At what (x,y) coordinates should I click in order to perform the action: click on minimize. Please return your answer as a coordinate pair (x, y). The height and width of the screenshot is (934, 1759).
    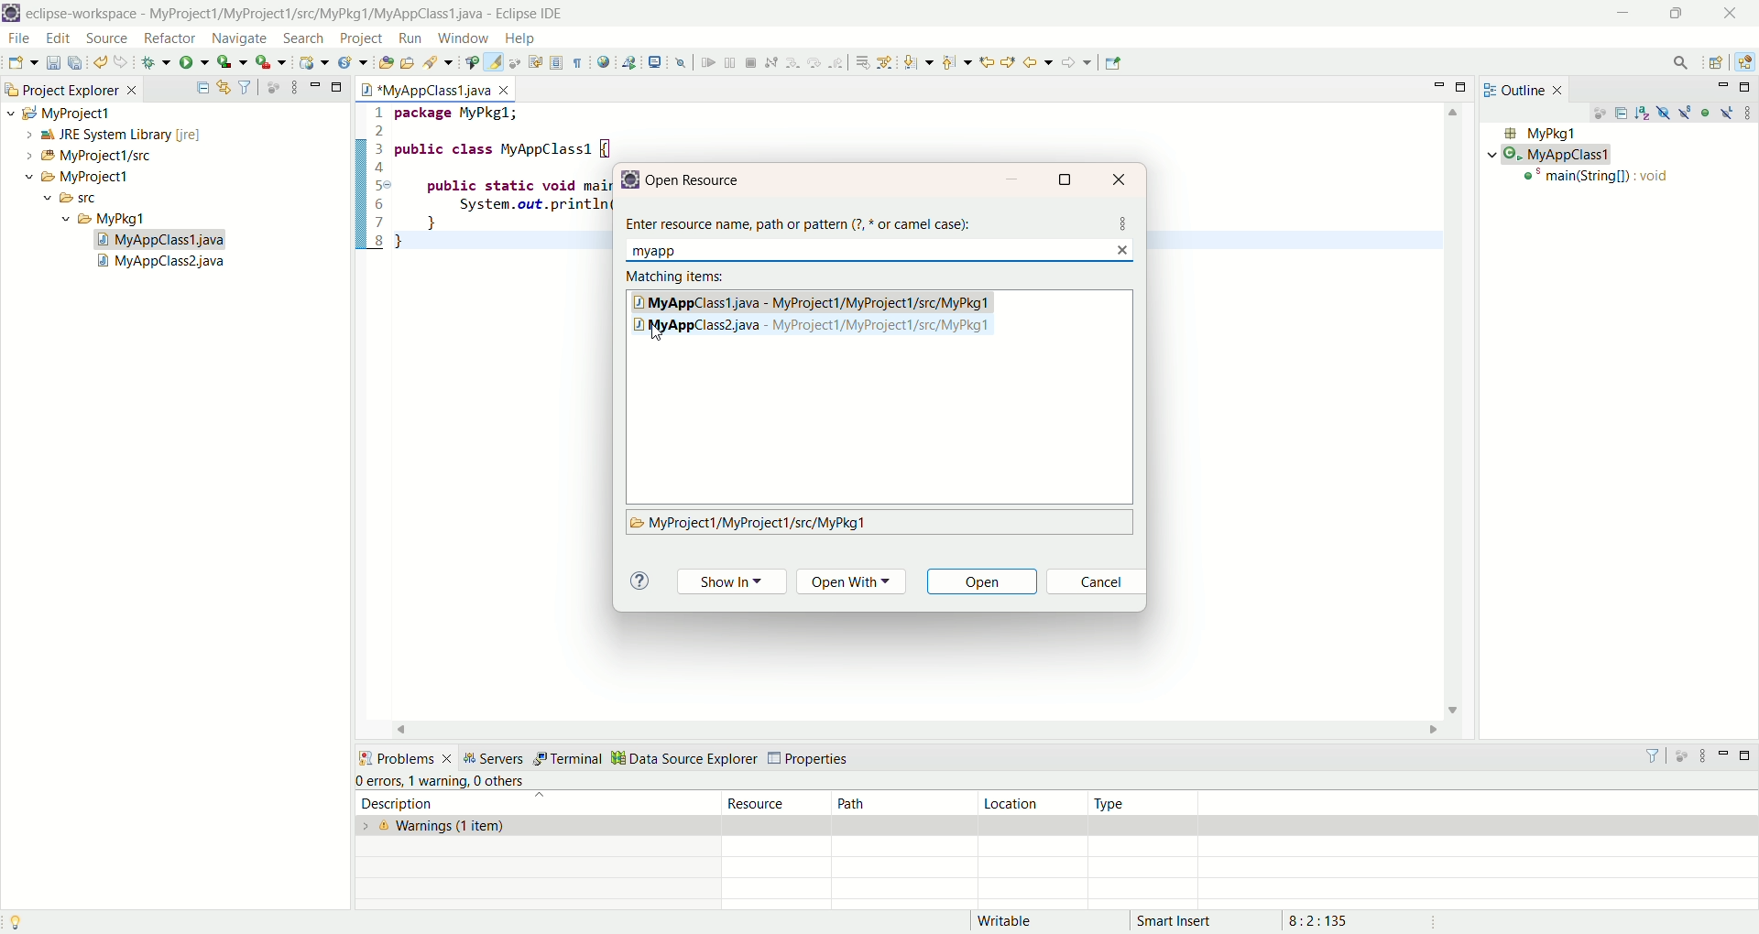
    Looking at the image, I should click on (315, 83).